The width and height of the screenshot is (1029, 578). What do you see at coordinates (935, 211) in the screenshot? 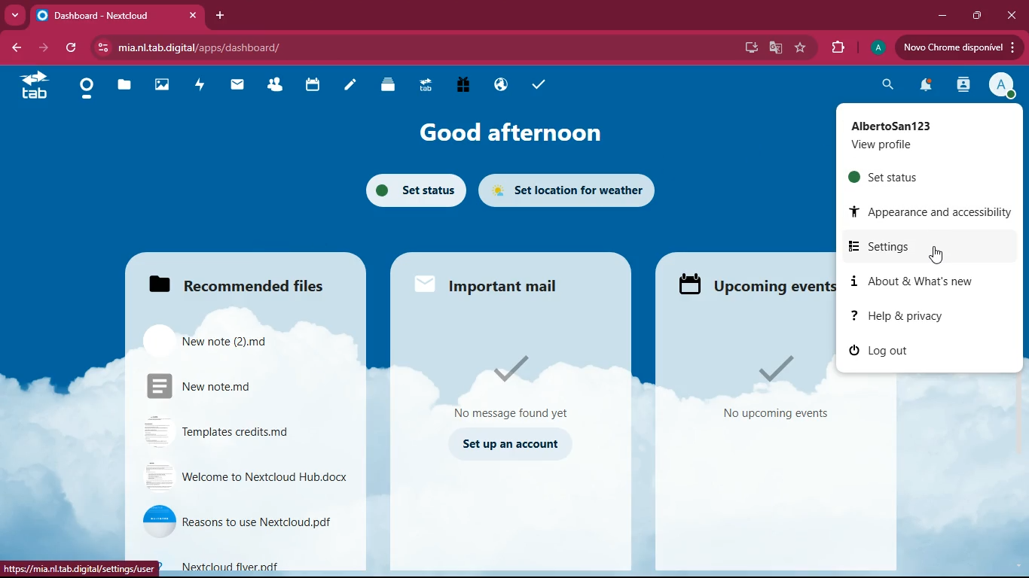
I see `appearance` at bounding box center [935, 211].